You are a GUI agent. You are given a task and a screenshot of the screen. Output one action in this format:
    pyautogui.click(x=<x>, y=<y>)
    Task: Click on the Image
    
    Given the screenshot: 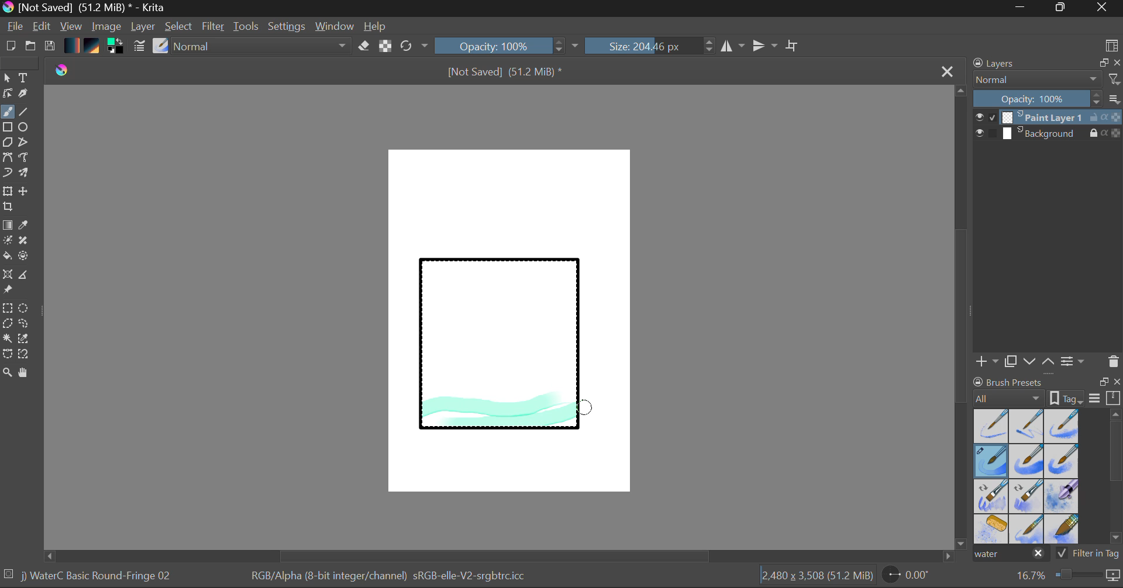 What is the action you would take?
    pyautogui.click(x=108, y=27)
    